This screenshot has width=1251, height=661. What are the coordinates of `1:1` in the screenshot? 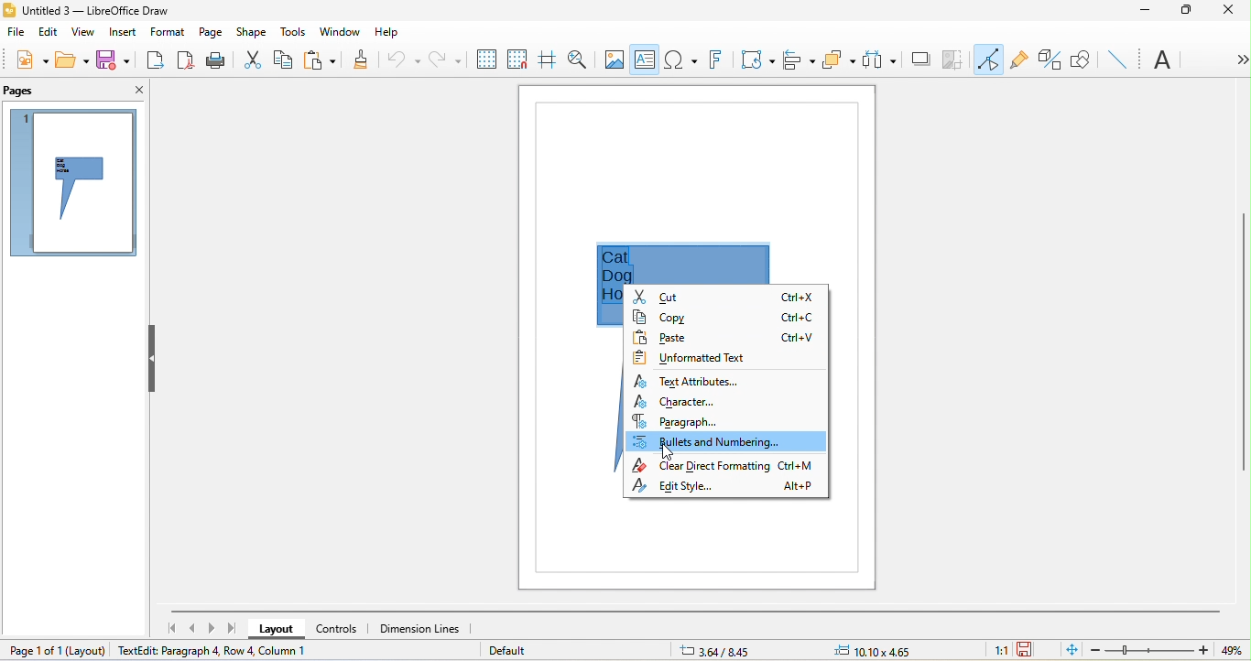 It's located at (996, 650).